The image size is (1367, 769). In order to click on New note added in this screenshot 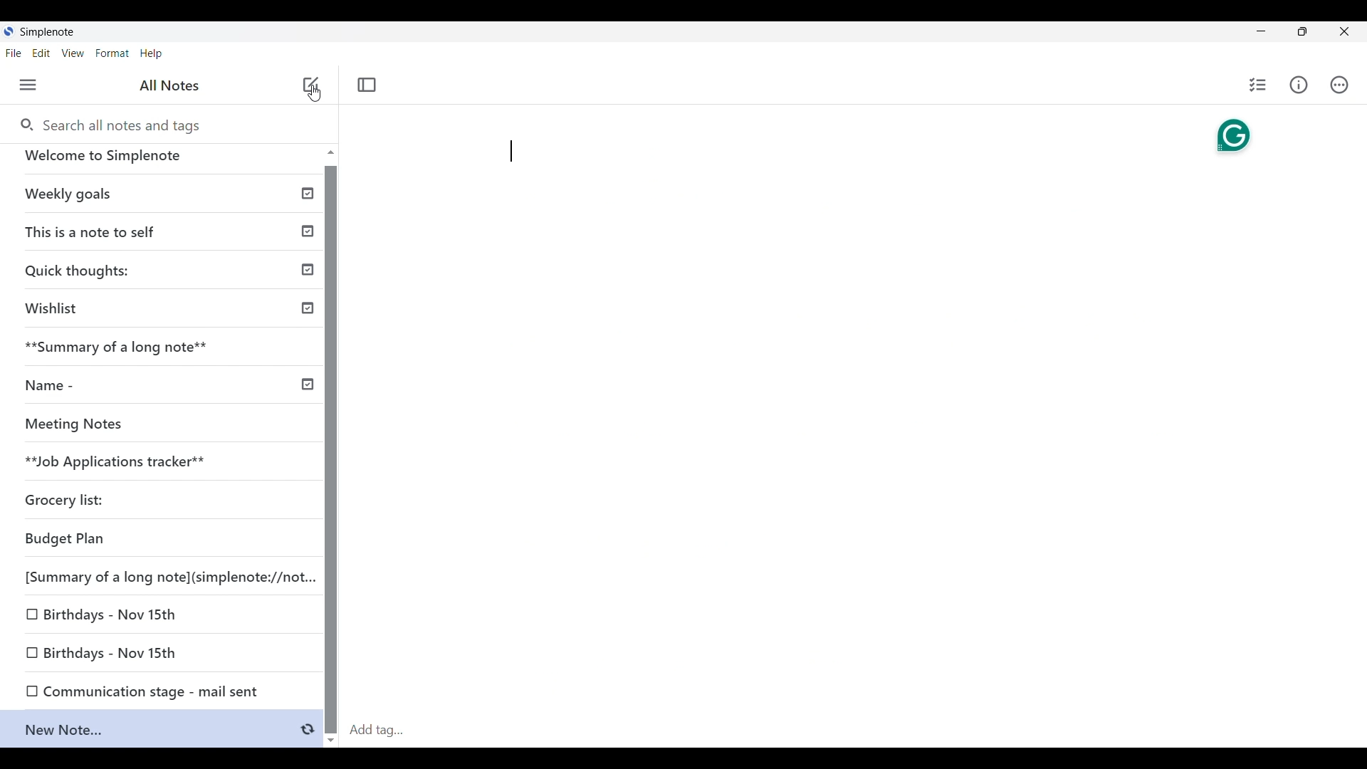, I will do `click(152, 733)`.